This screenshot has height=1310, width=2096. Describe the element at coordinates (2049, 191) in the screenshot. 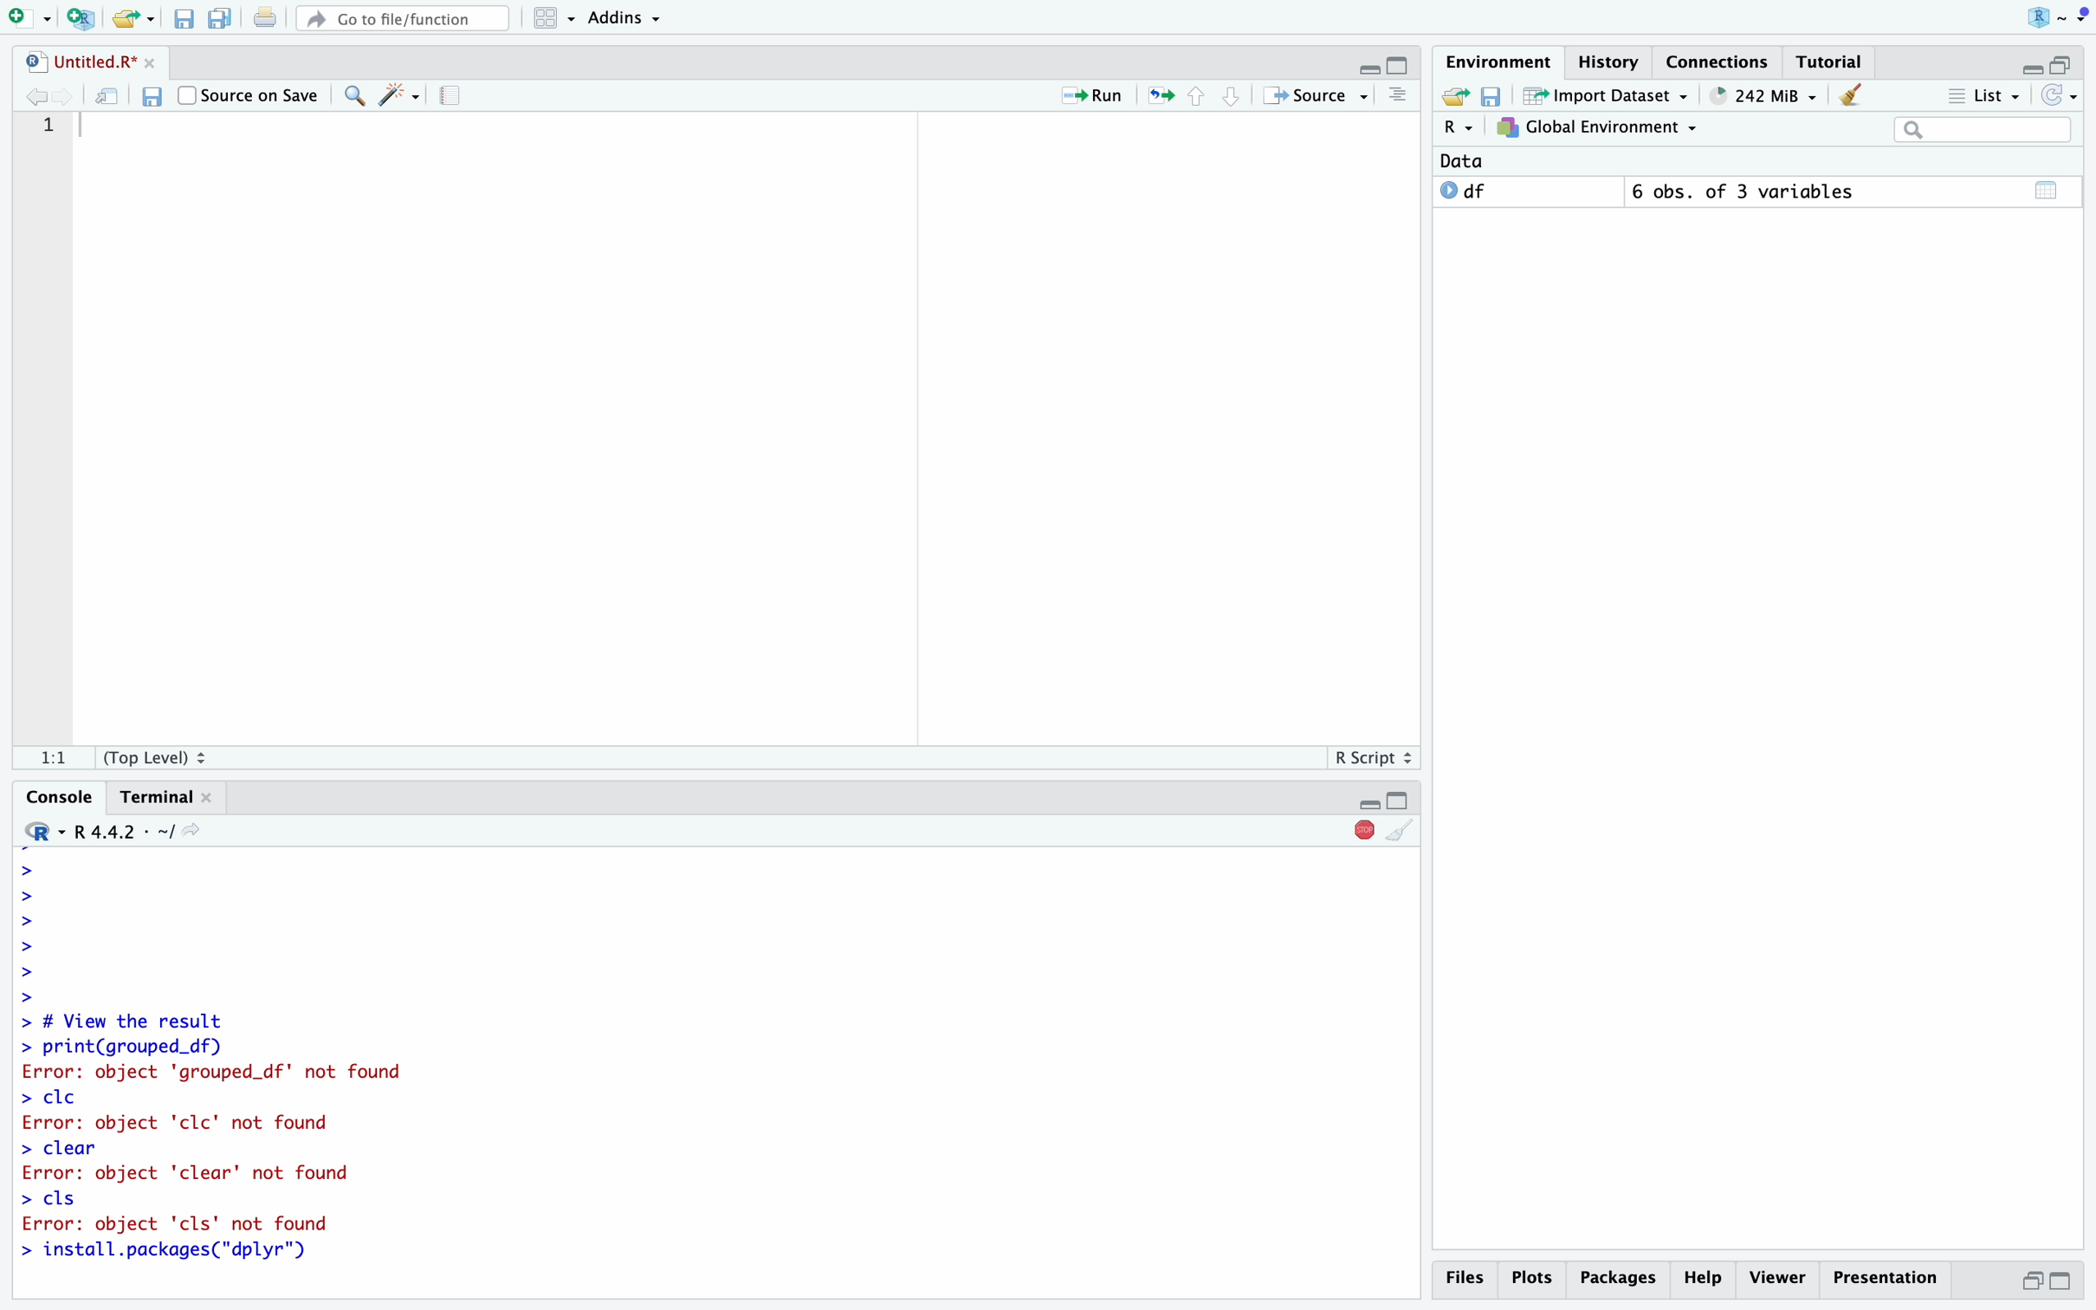

I see `Calender` at that location.